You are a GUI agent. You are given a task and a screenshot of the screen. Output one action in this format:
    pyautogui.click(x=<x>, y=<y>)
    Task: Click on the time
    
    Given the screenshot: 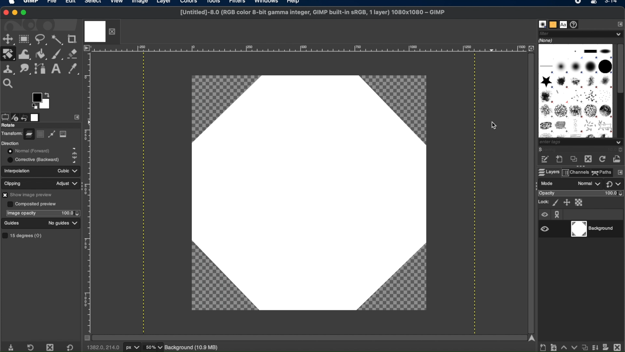 What is the action you would take?
    pyautogui.click(x=612, y=4)
    